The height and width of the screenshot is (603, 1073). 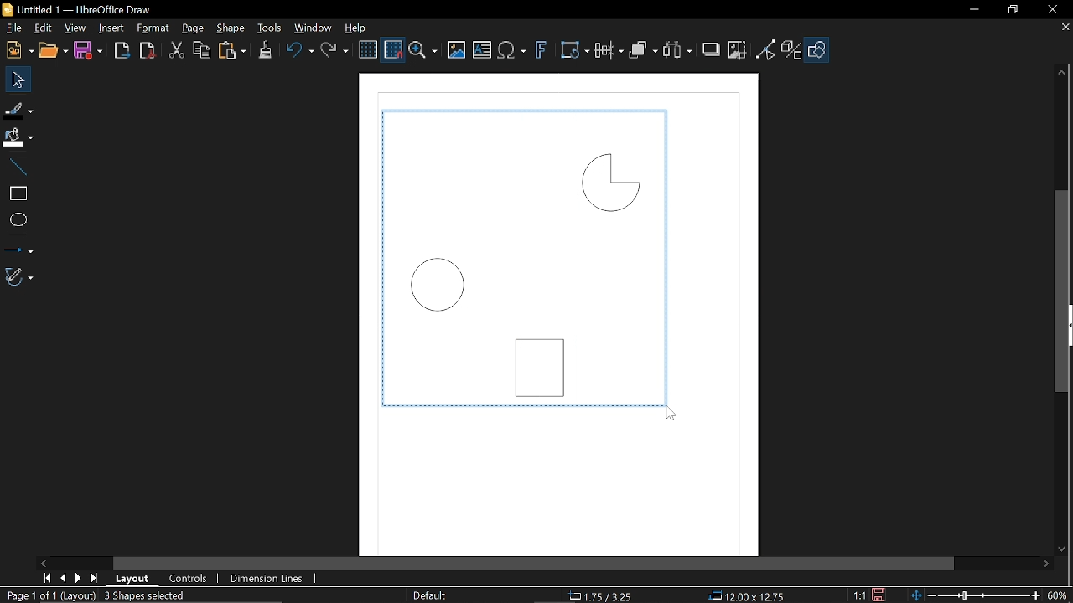 What do you see at coordinates (978, 10) in the screenshot?
I see `Minimize` at bounding box center [978, 10].